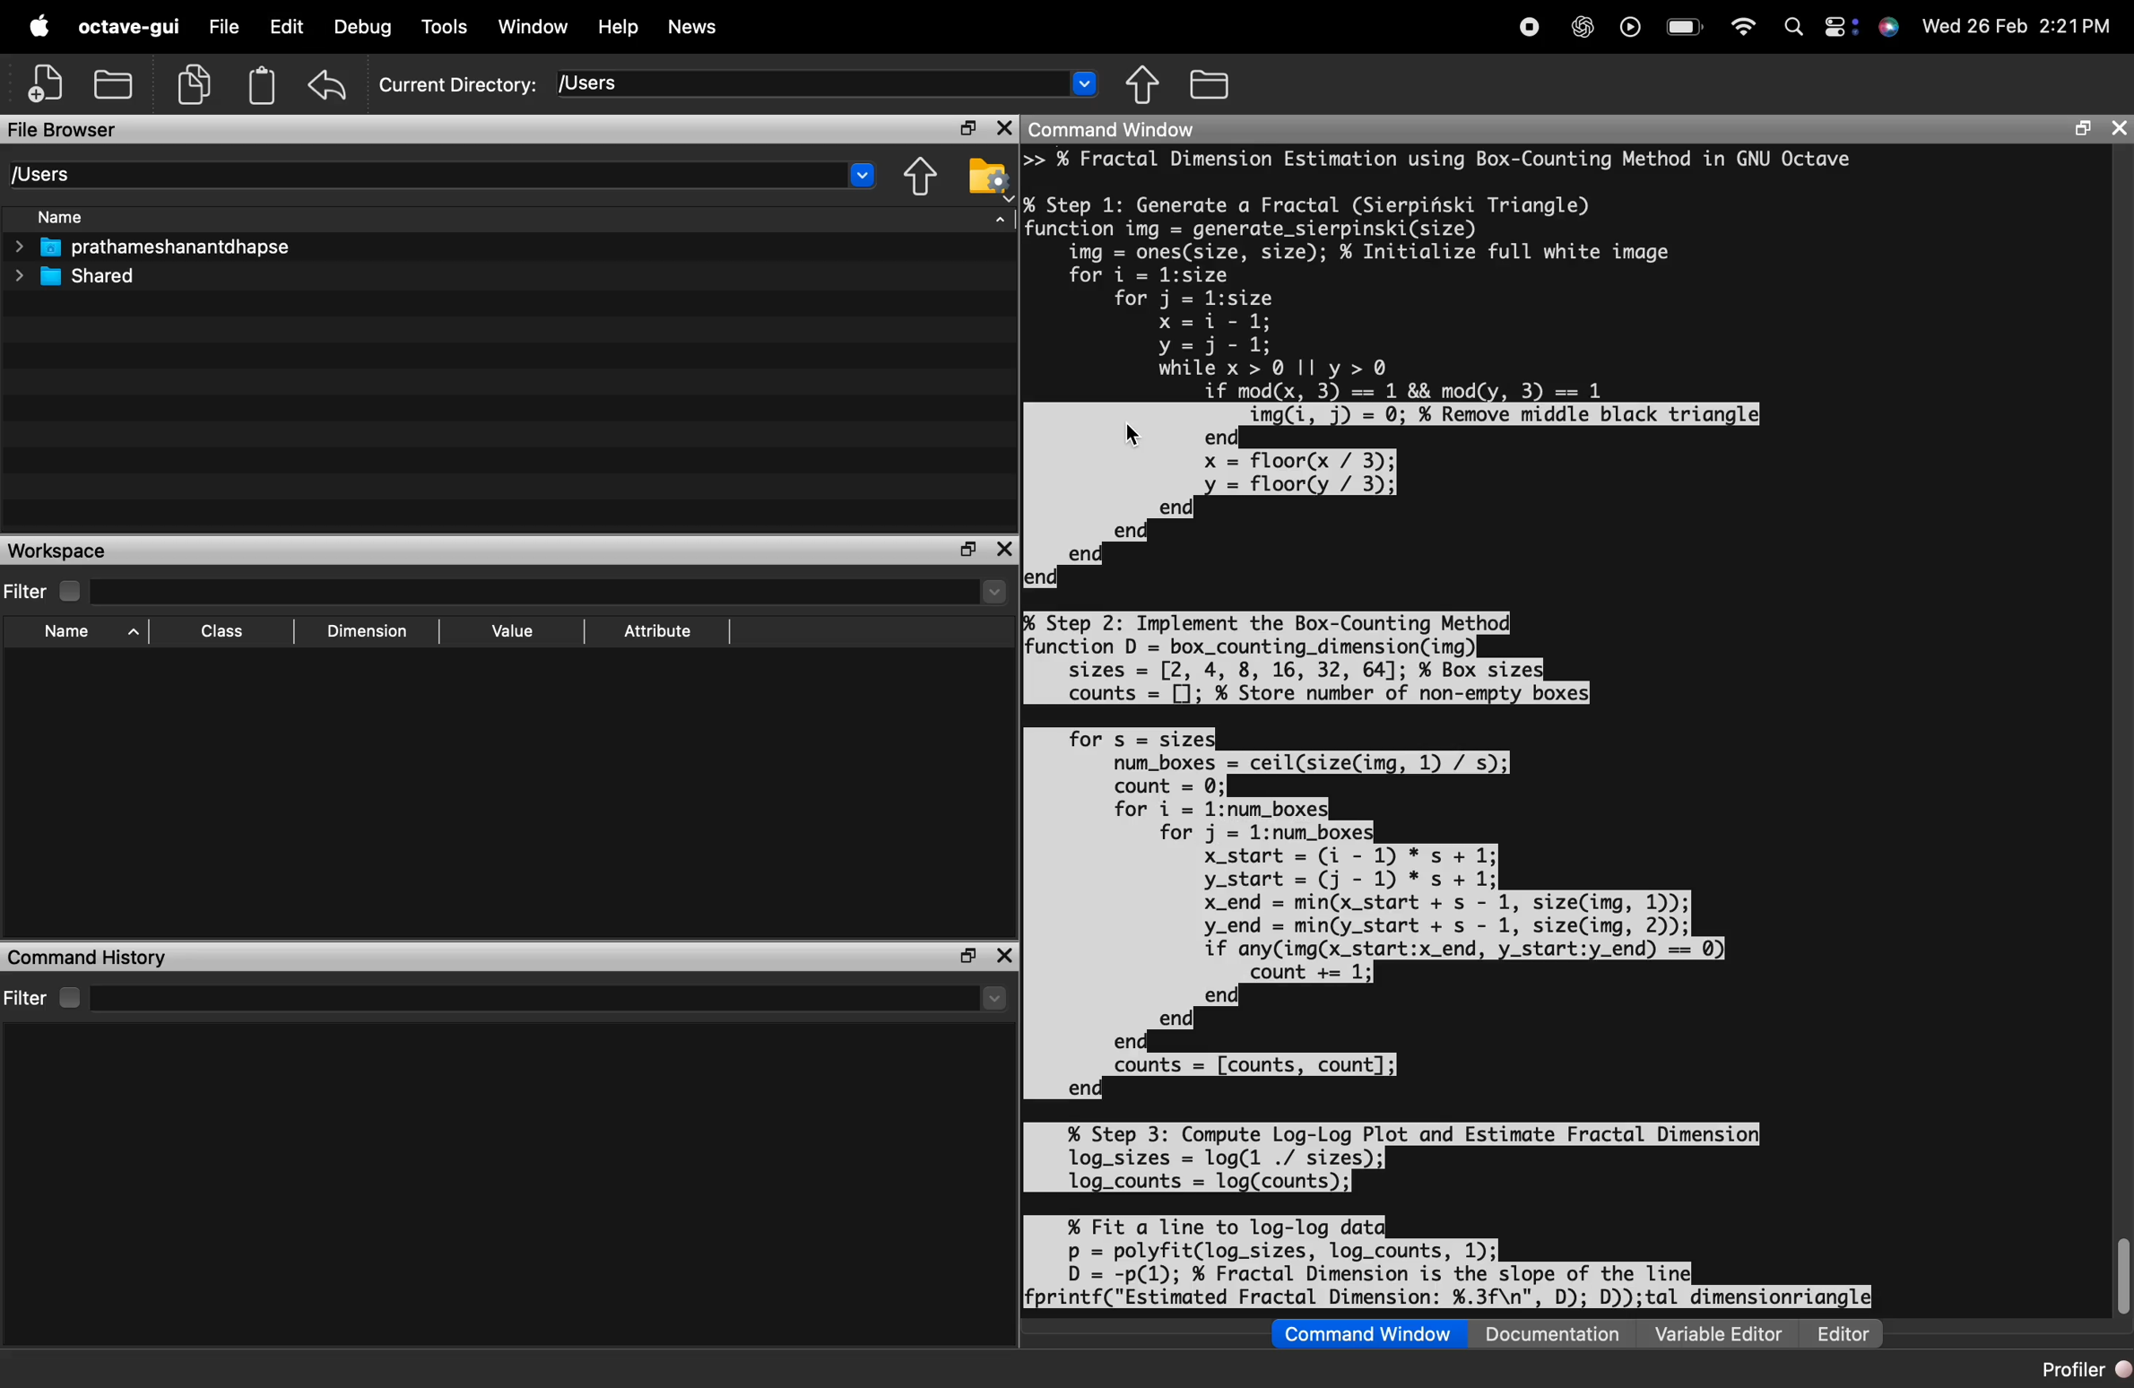 This screenshot has height=1388, width=2134. What do you see at coordinates (1845, 1331) in the screenshot?
I see `Editor` at bounding box center [1845, 1331].